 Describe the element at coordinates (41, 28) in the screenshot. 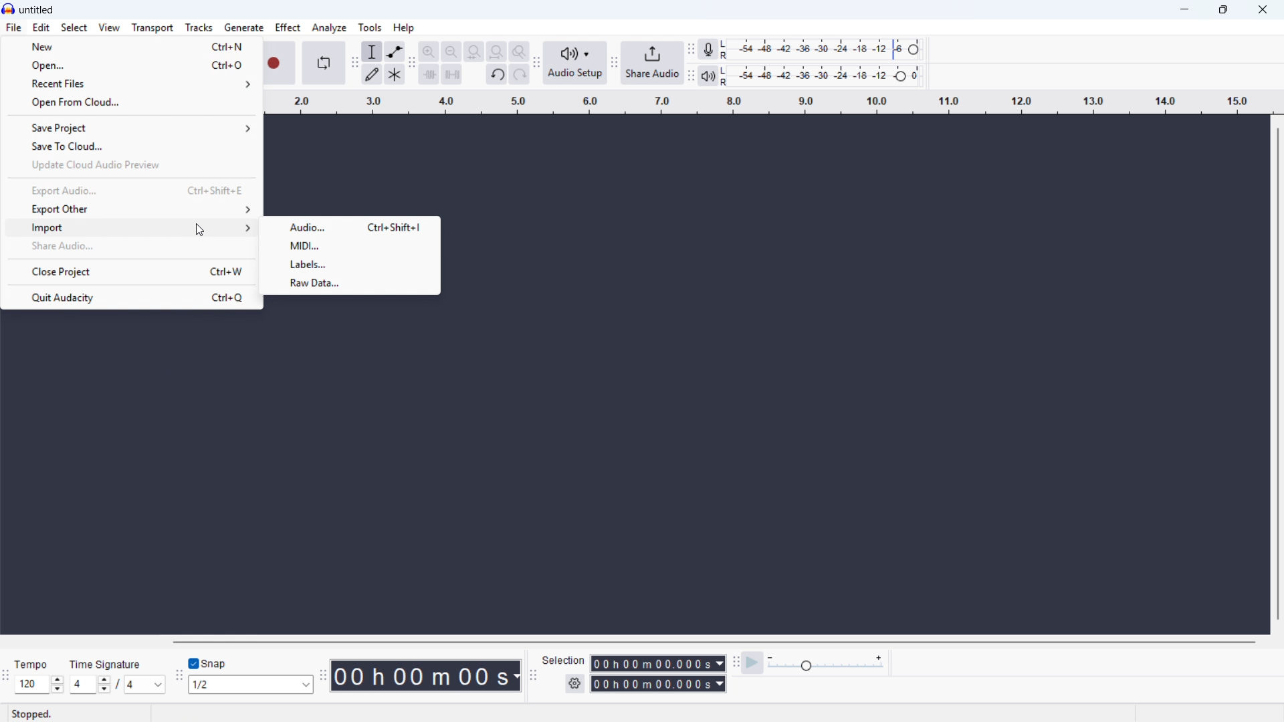

I see `Edit ` at that location.